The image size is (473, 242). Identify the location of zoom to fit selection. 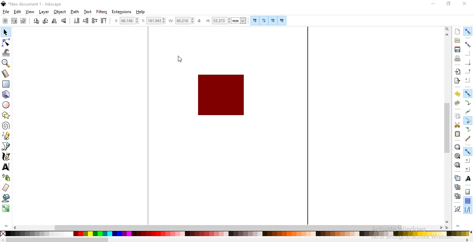
(457, 147).